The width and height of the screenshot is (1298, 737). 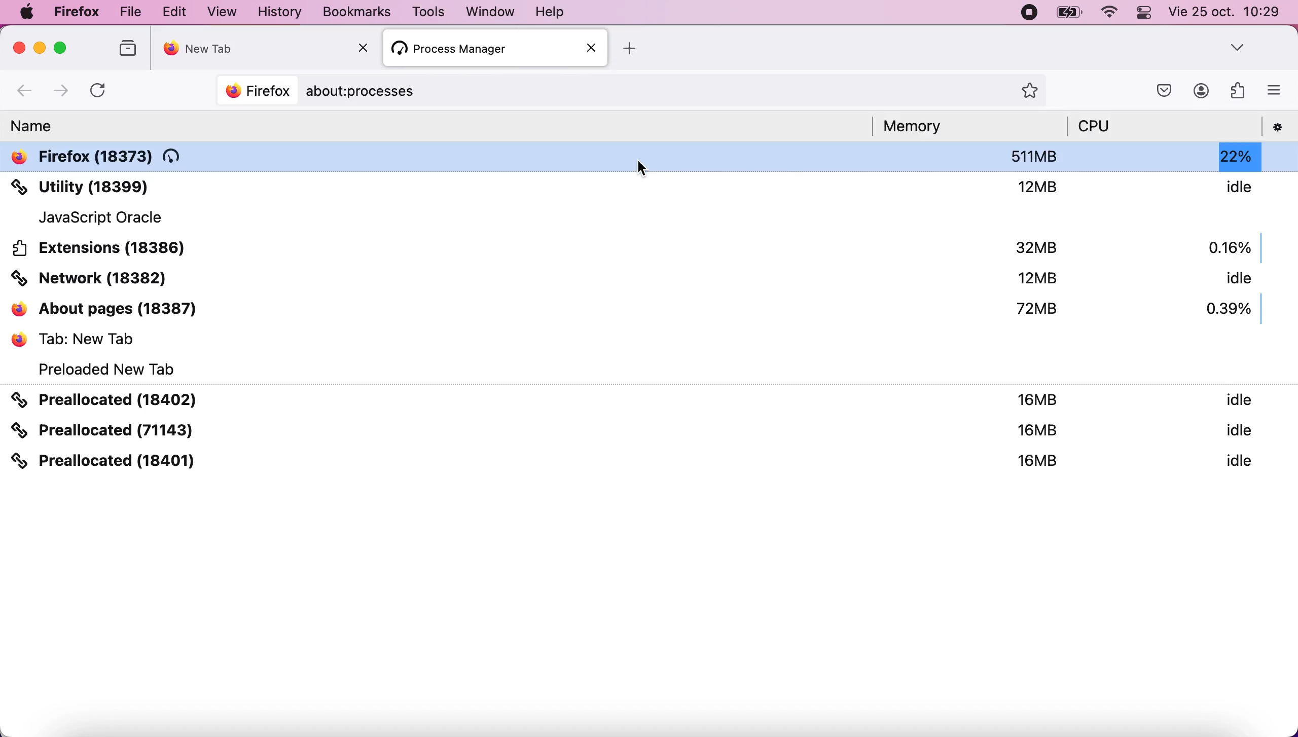 What do you see at coordinates (1069, 12) in the screenshot?
I see `Battery` at bounding box center [1069, 12].